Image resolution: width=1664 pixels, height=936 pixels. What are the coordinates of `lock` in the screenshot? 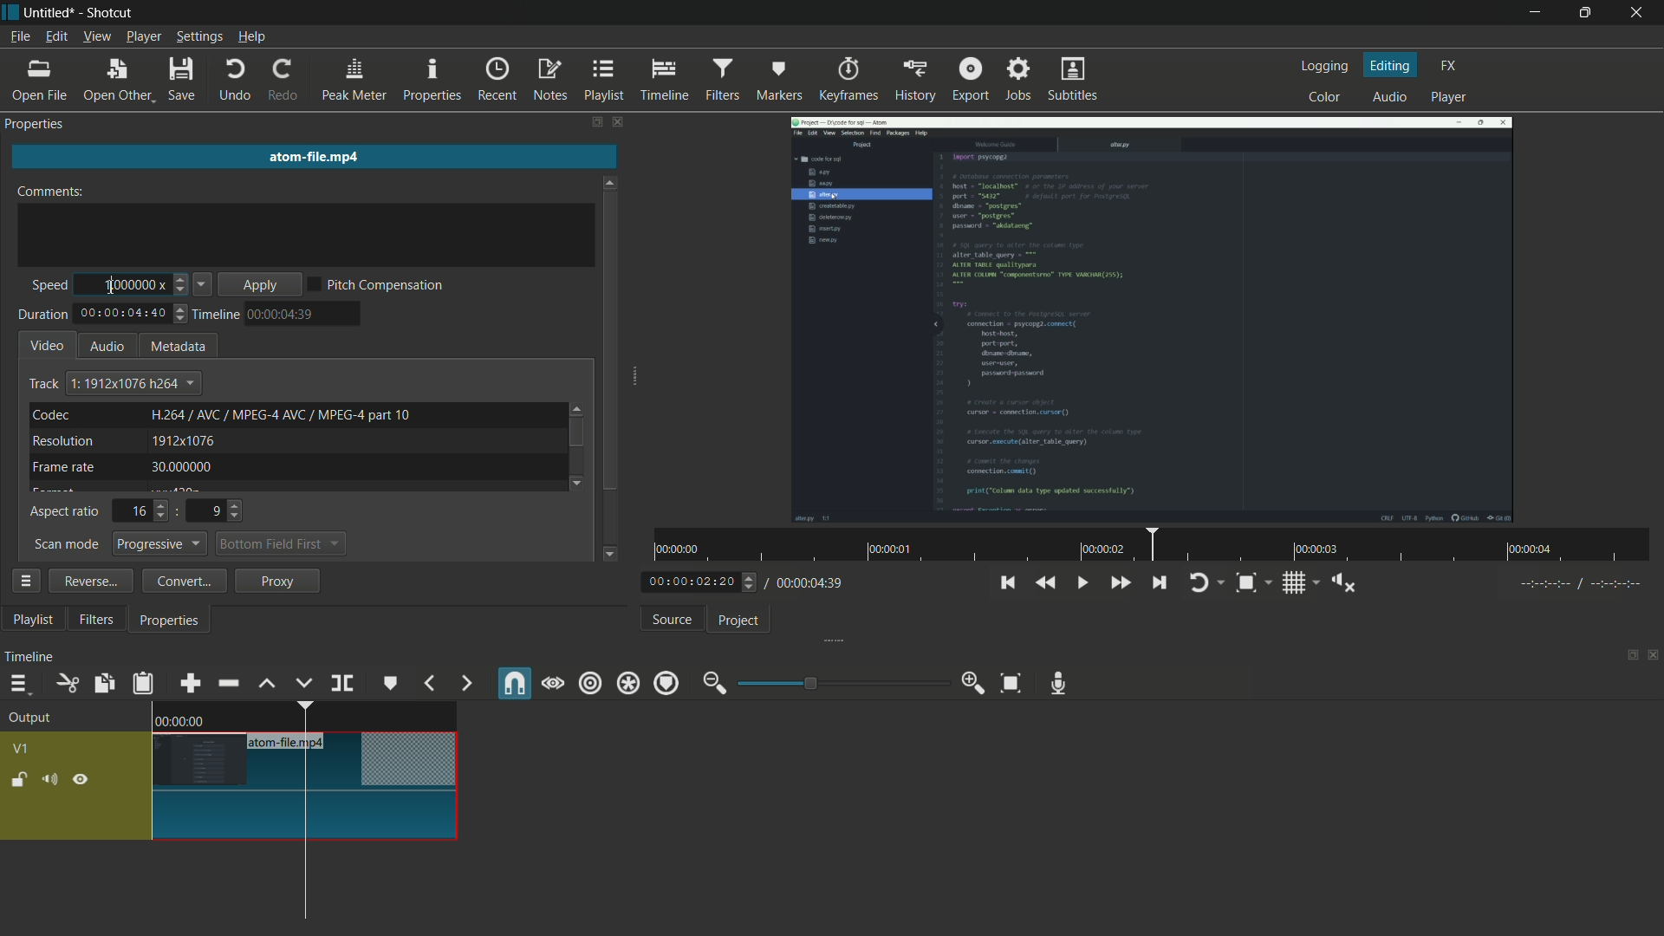 It's located at (20, 781).